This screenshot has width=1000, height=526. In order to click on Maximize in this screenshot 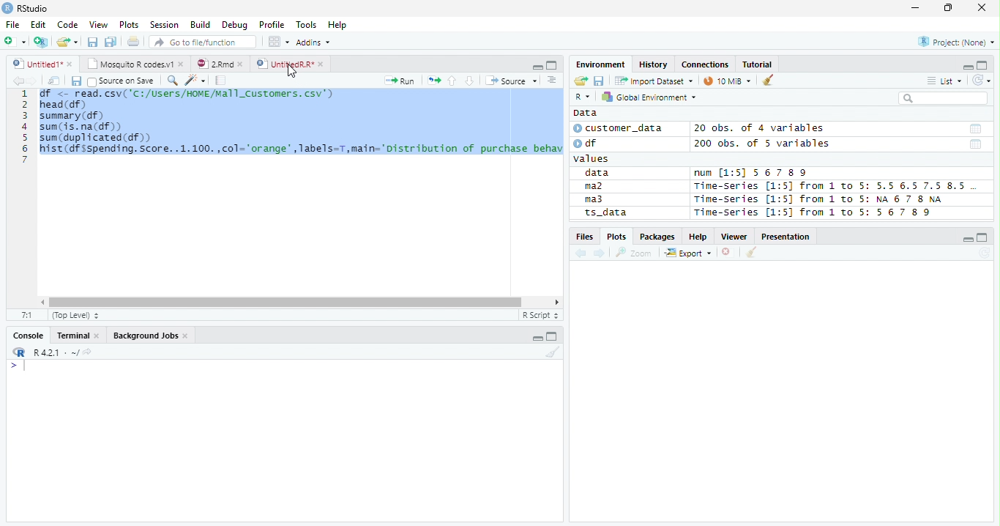, I will do `click(983, 65)`.